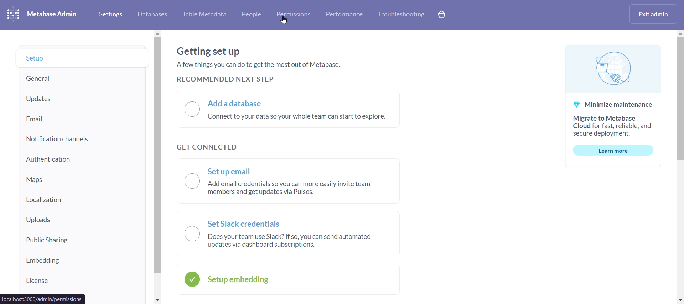 The height and width of the screenshot is (304, 684). Describe the element at coordinates (158, 167) in the screenshot. I see `vertical scroll bar` at that location.